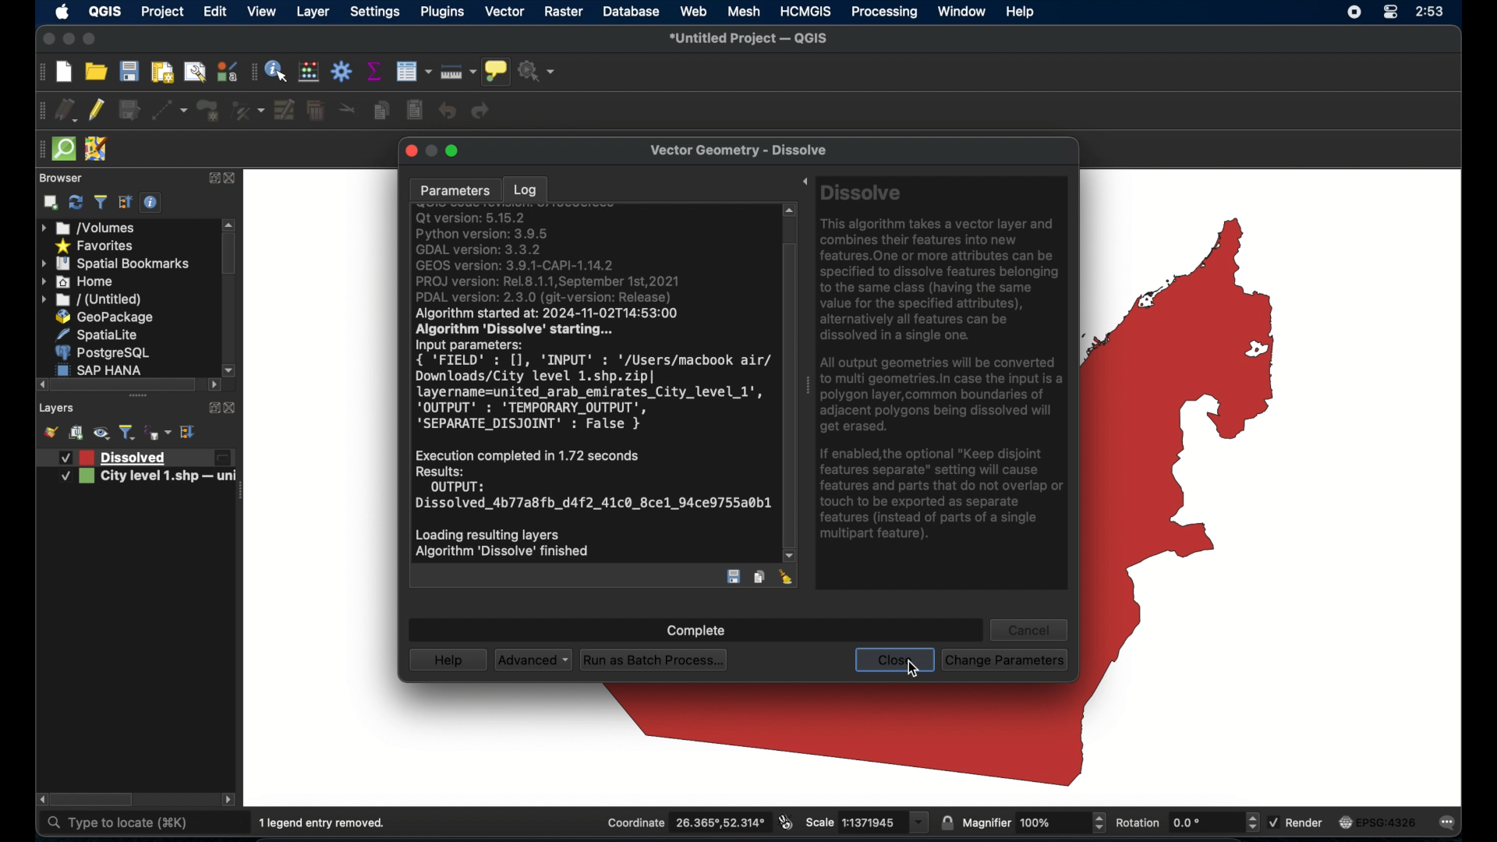 The height and width of the screenshot is (842, 1497). I want to click on web, so click(693, 11).